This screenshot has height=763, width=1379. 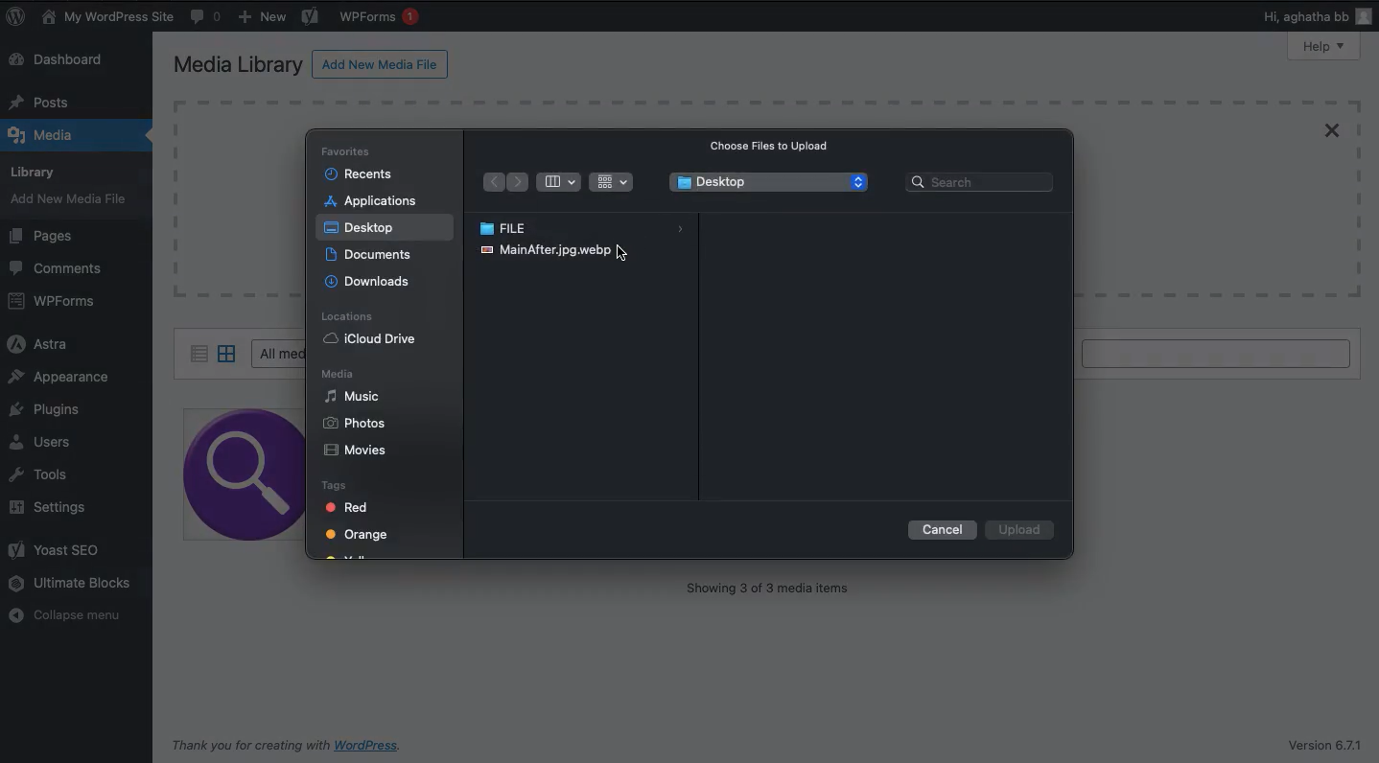 What do you see at coordinates (40, 169) in the screenshot?
I see `Library` at bounding box center [40, 169].